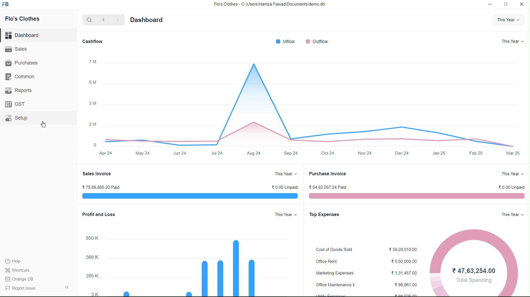 Image resolution: width=530 pixels, height=297 pixels. What do you see at coordinates (18, 118) in the screenshot?
I see `Setup` at bounding box center [18, 118].